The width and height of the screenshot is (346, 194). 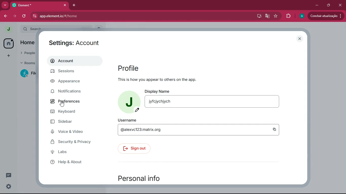 What do you see at coordinates (125, 16) in the screenshot?
I see `app.element.io/#/home` at bounding box center [125, 16].